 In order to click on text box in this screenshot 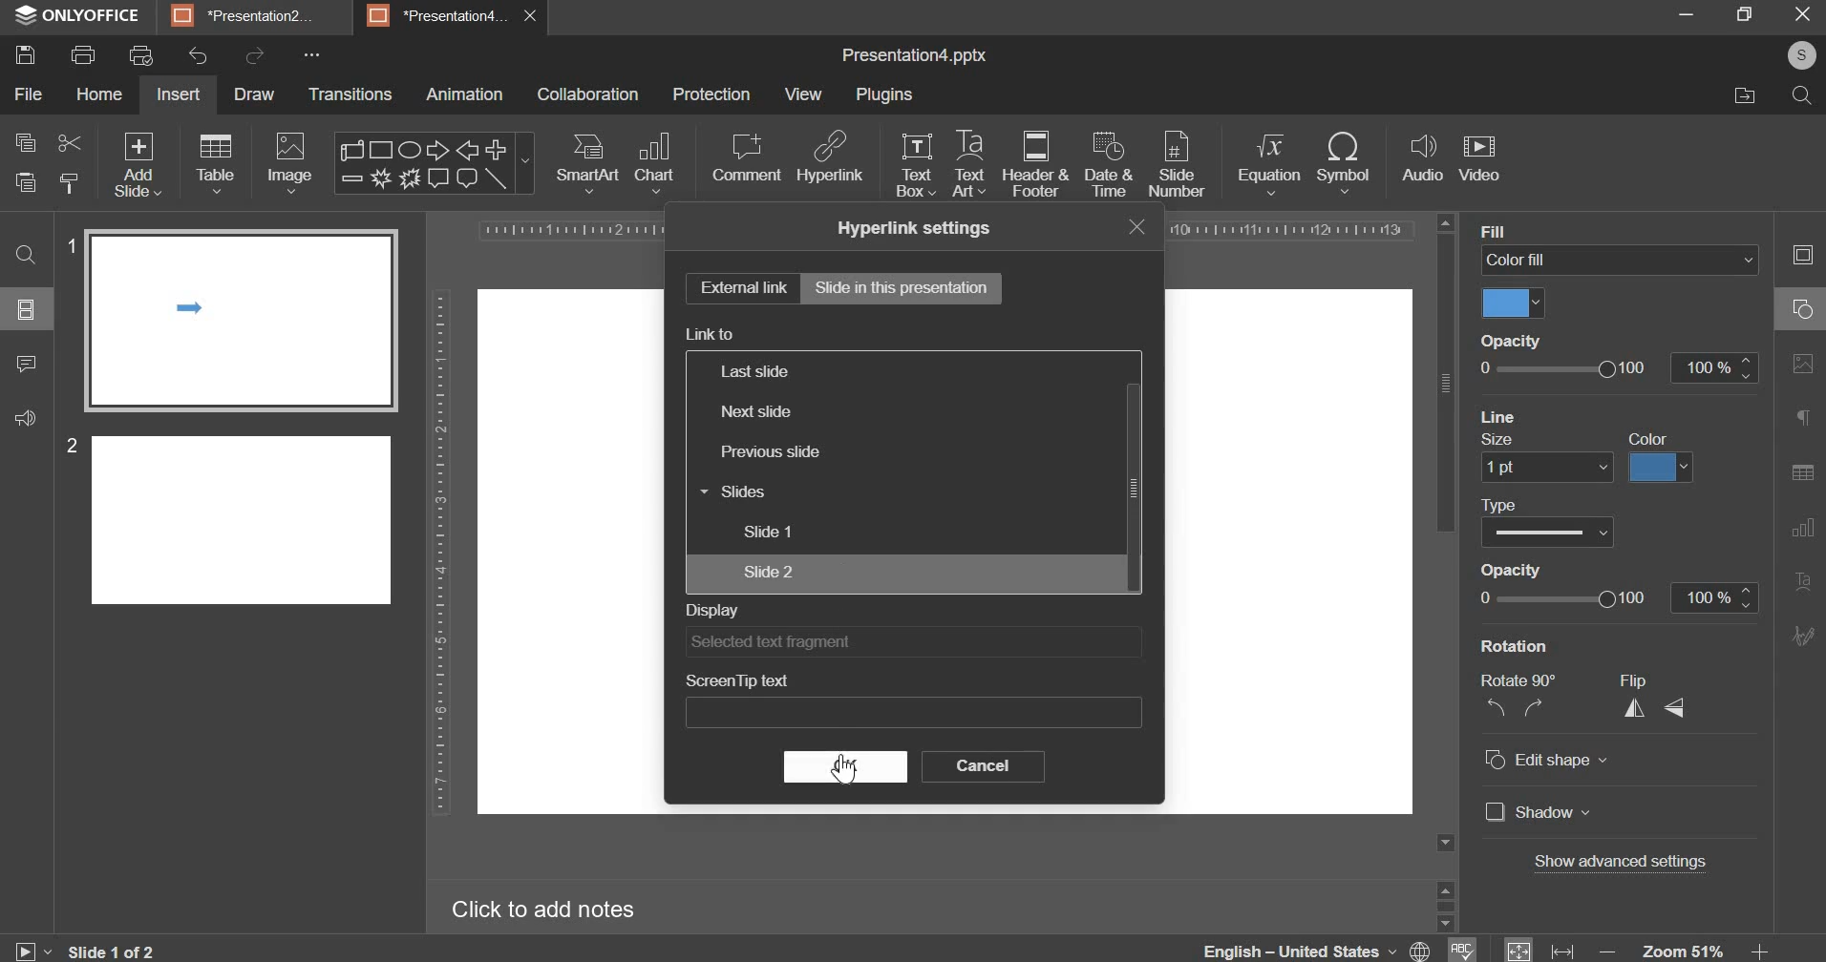, I will do `click(918, 166)`.